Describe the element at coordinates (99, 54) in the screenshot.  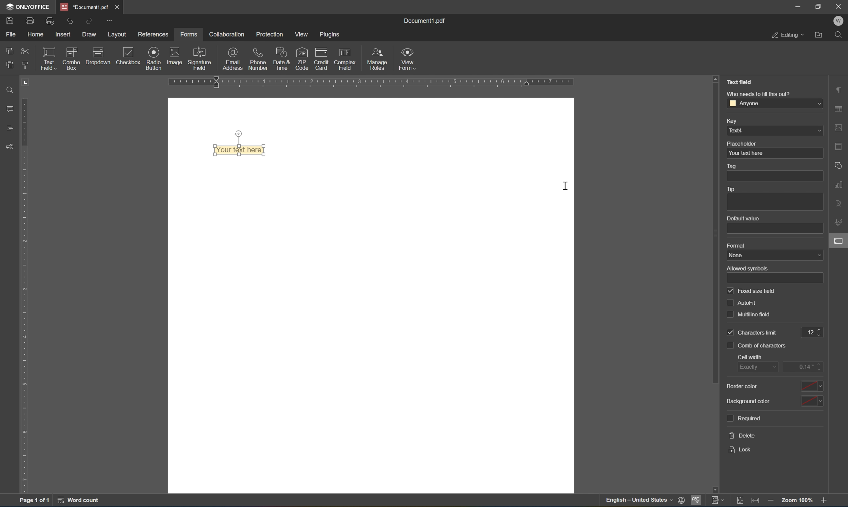
I see `dropdown` at that location.